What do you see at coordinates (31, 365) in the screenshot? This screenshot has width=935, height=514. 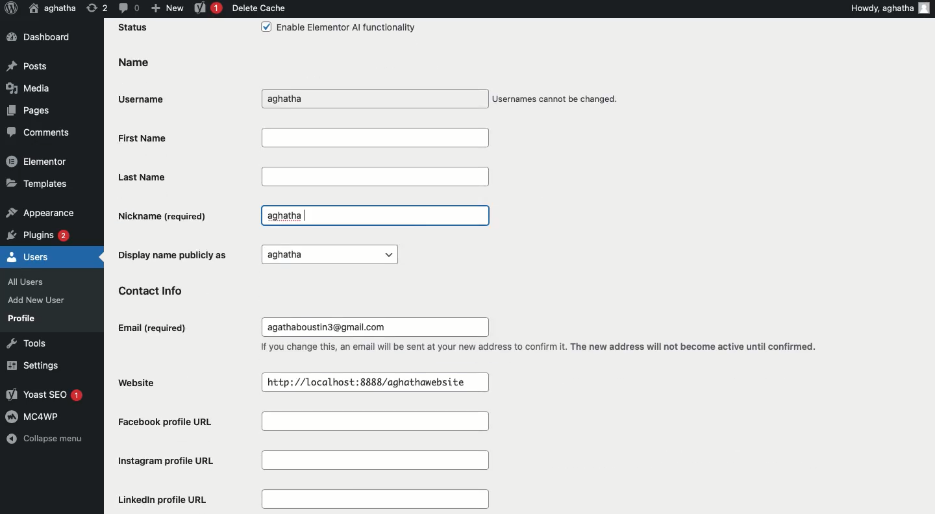 I see `Settings` at bounding box center [31, 365].